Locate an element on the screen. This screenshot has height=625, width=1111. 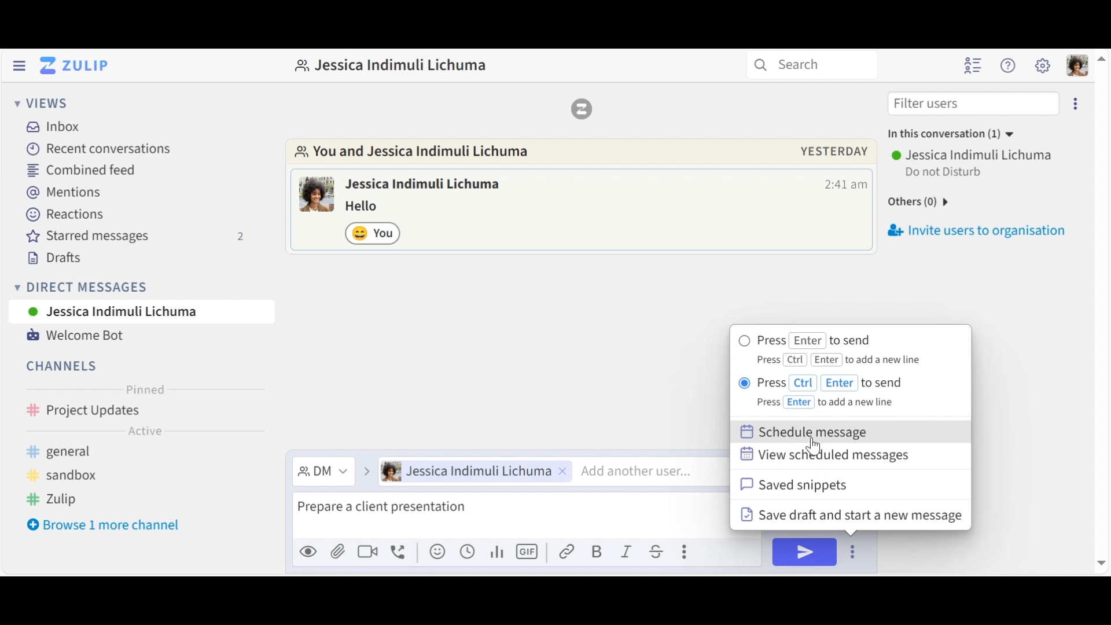
general is located at coordinates (105, 453).